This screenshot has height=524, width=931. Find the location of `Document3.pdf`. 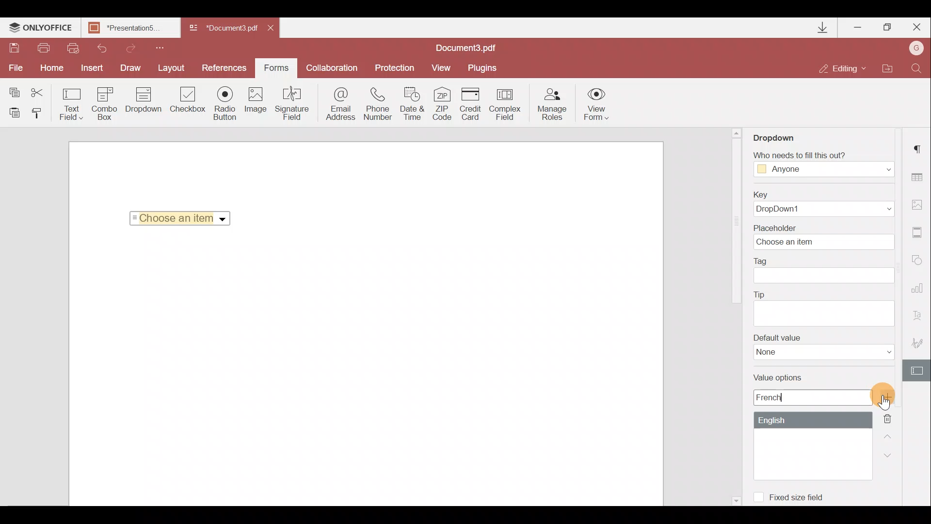

Document3.pdf is located at coordinates (478, 48).